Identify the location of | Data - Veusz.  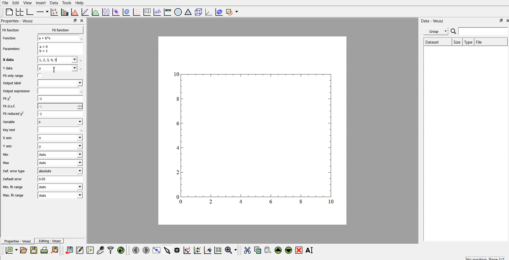
(432, 21).